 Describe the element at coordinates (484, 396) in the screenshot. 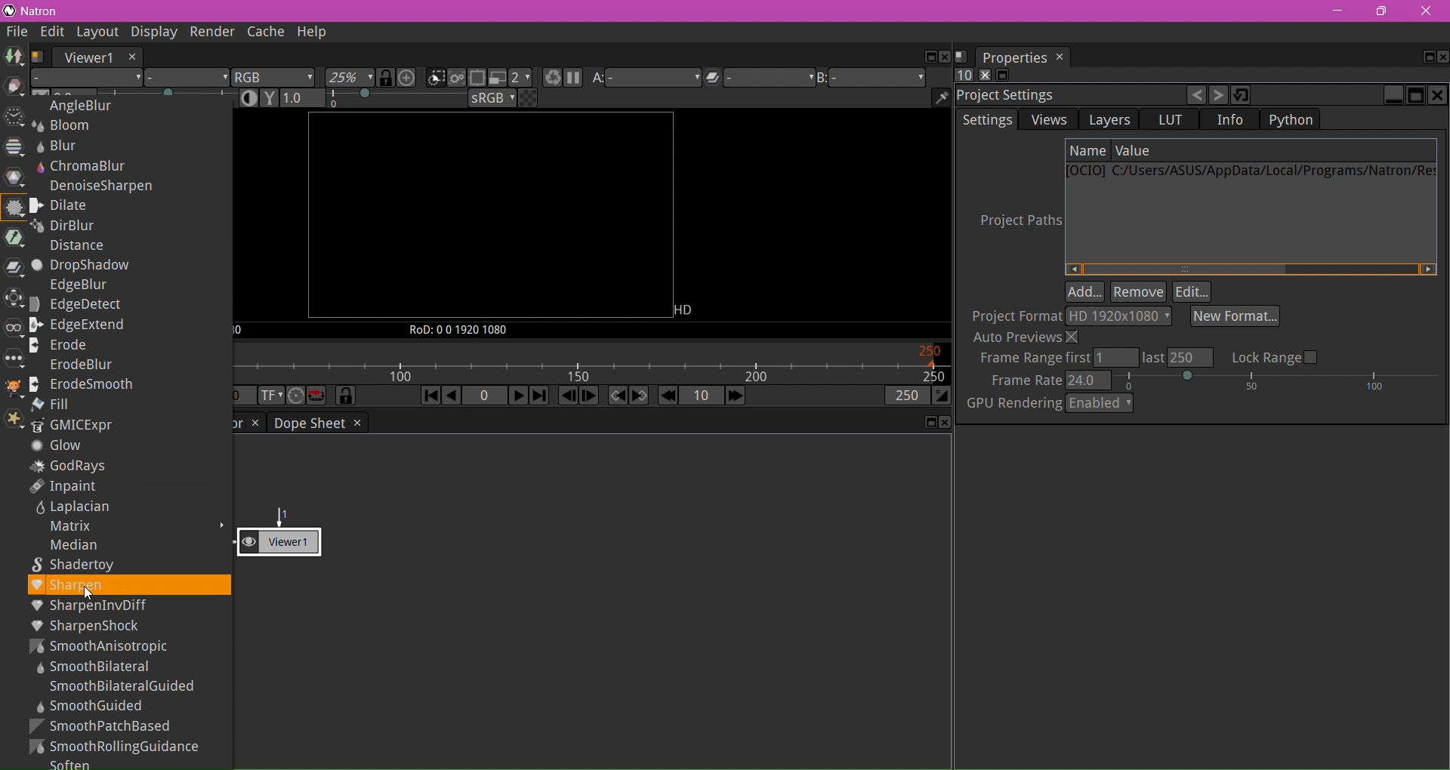

I see `Current Farme Number` at that location.